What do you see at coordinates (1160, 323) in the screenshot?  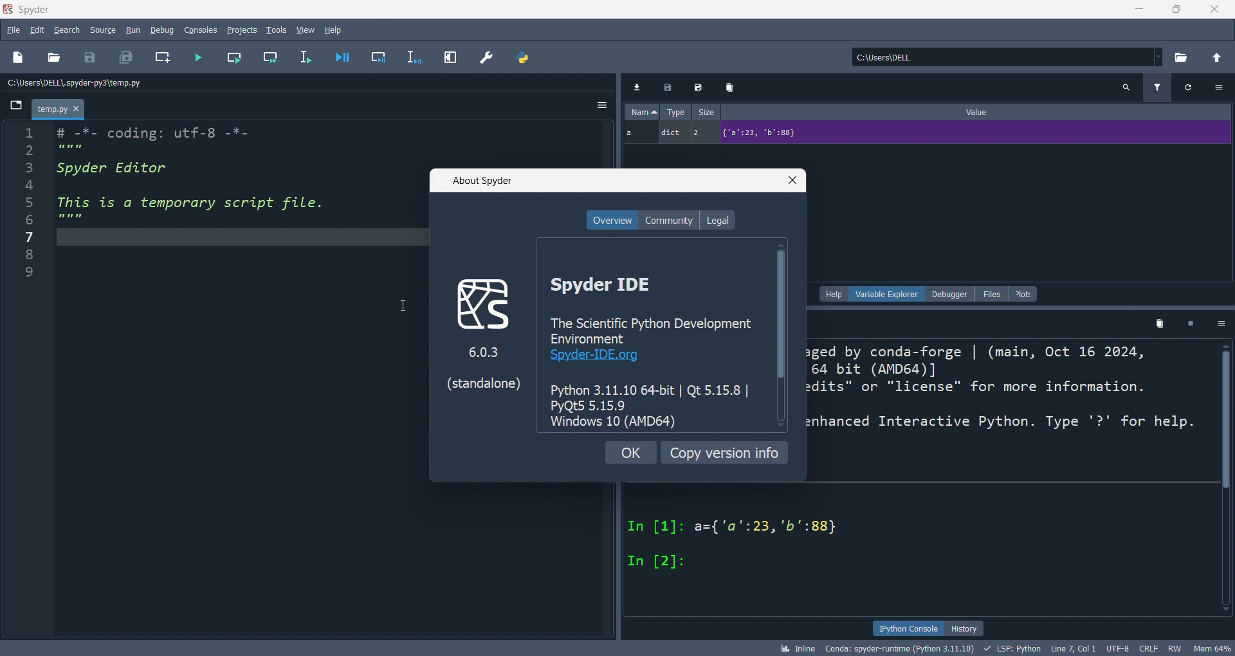 I see `Delete` at bounding box center [1160, 323].